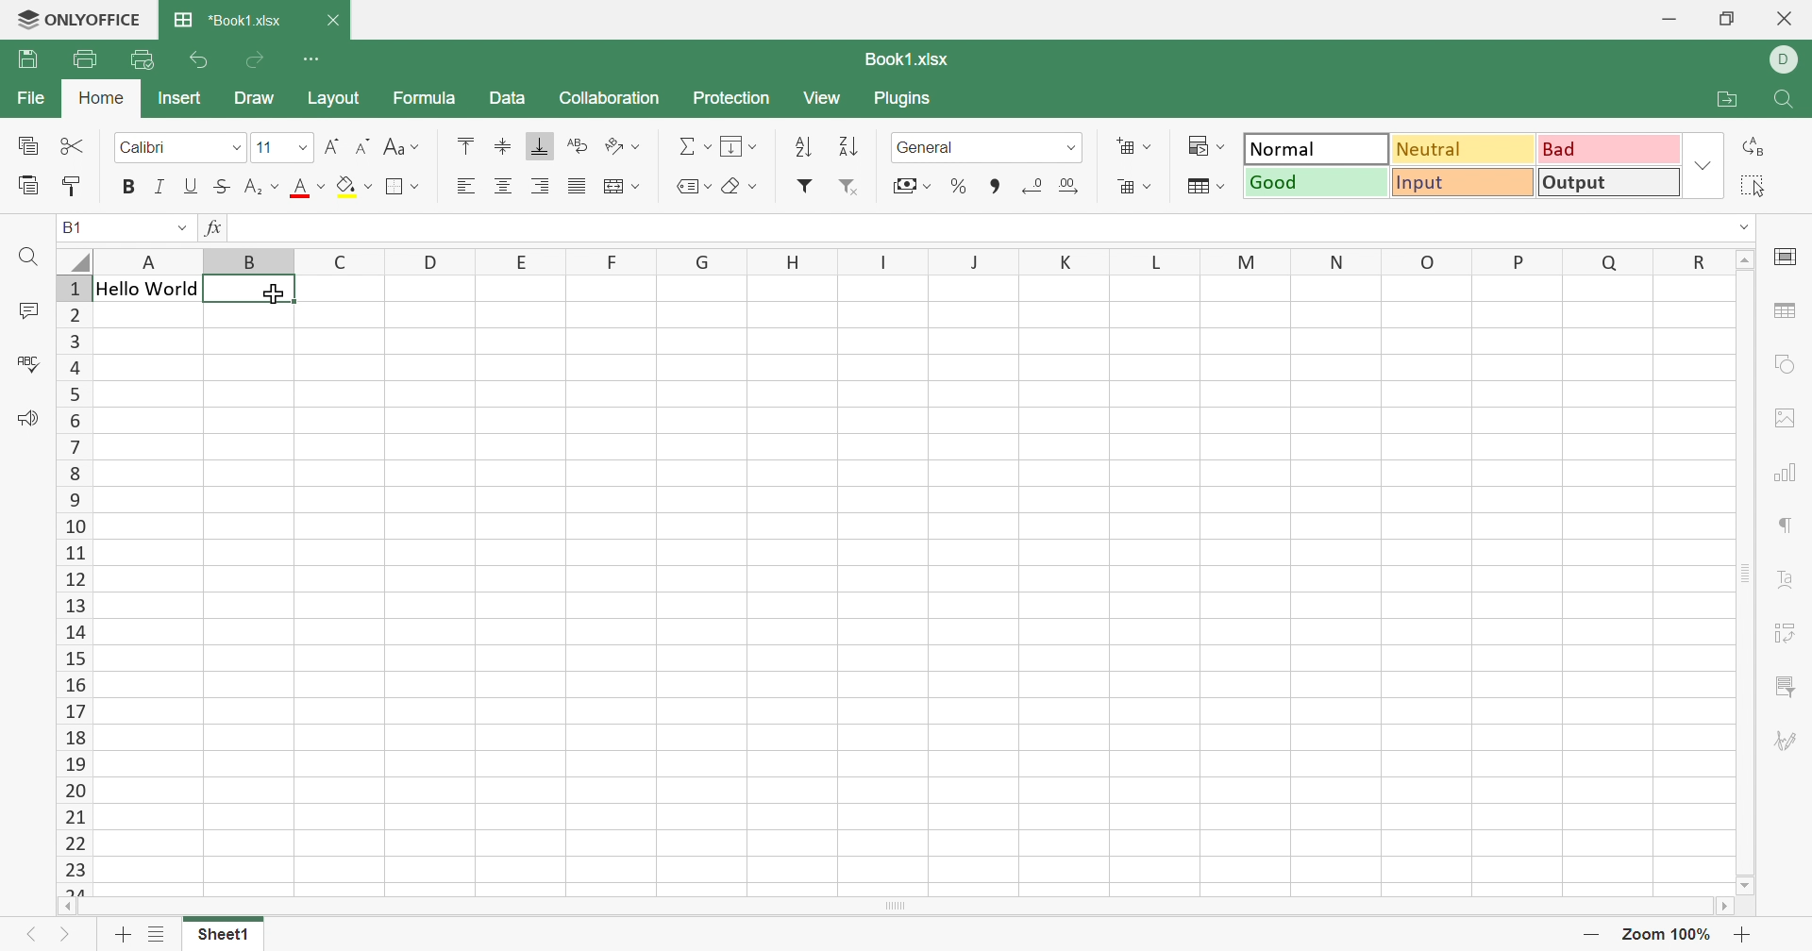  Describe the element at coordinates (804, 183) in the screenshot. I see `Filter` at that location.